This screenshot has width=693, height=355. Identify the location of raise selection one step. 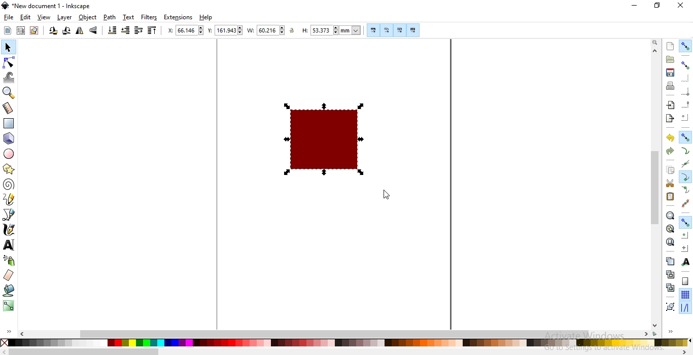
(138, 30).